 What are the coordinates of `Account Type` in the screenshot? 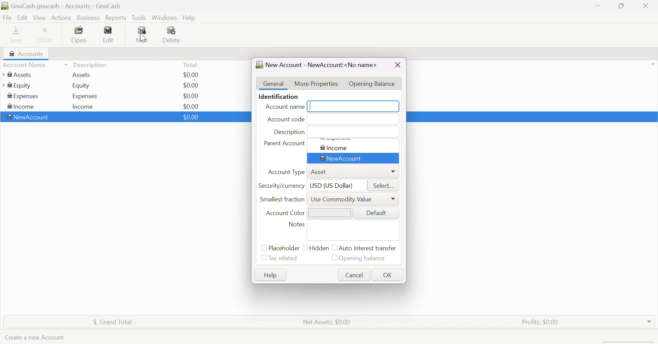 It's located at (286, 172).